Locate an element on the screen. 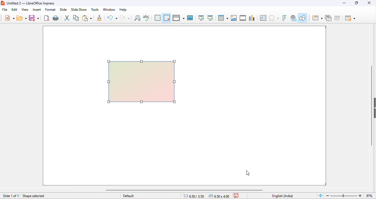 The height and width of the screenshot is (199, 376). cut is located at coordinates (67, 18).